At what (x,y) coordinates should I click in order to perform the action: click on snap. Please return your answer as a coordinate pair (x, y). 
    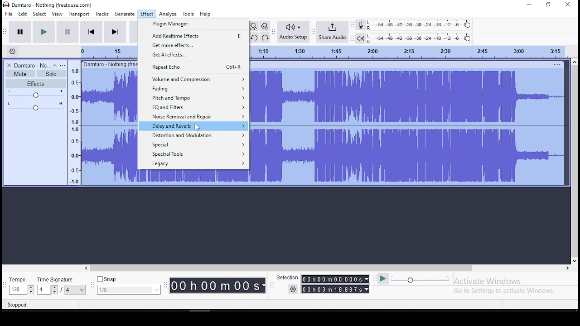
    Looking at the image, I should click on (129, 278).